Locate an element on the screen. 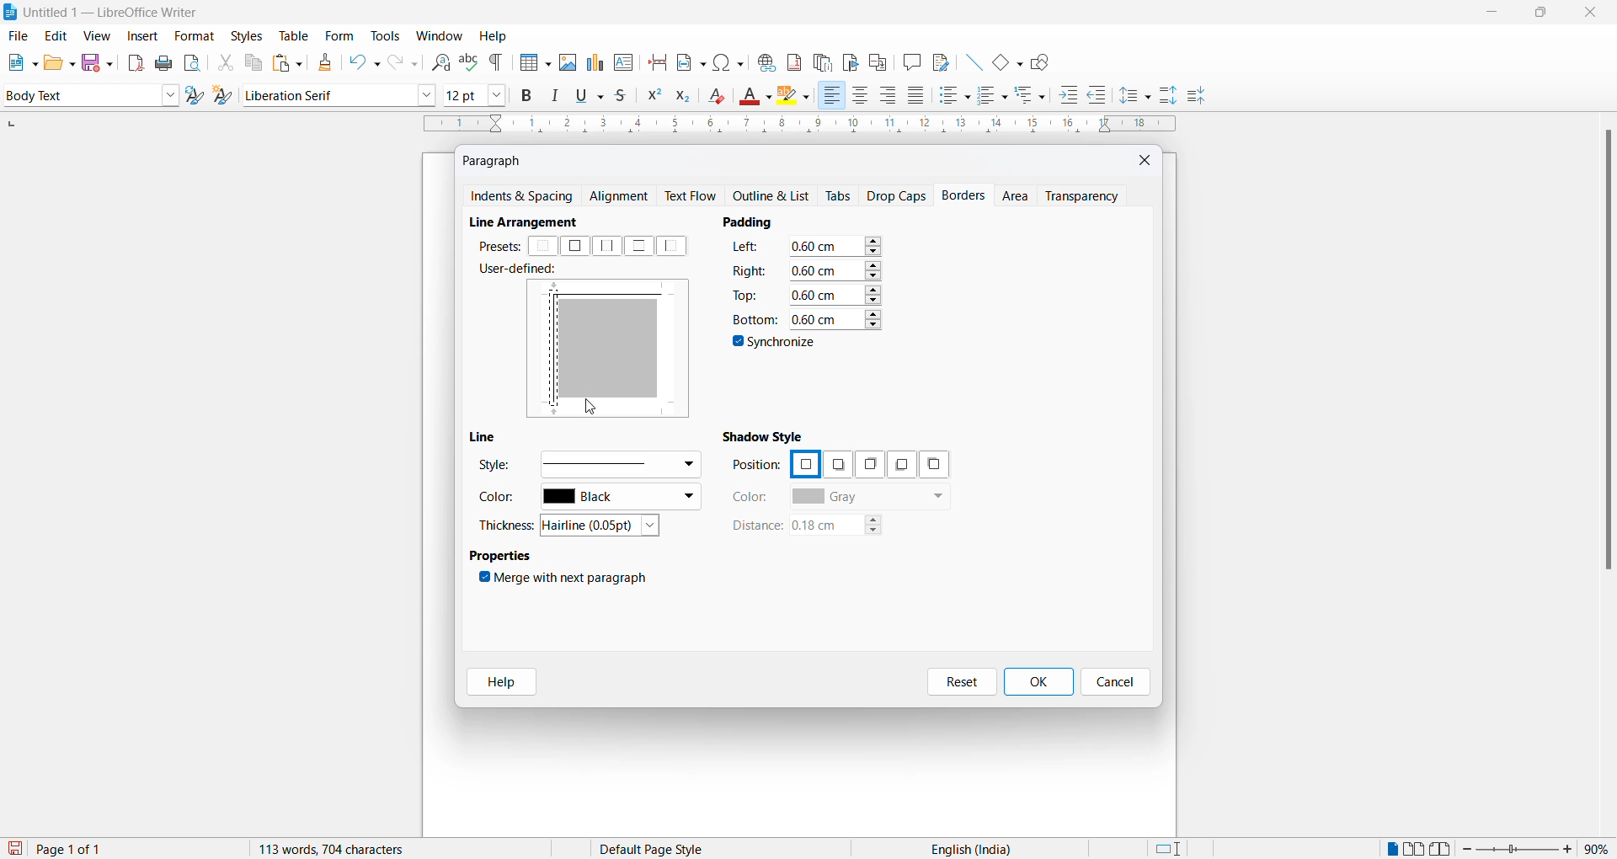 This screenshot has width=1617, height=859. words and character count  is located at coordinates (348, 849).